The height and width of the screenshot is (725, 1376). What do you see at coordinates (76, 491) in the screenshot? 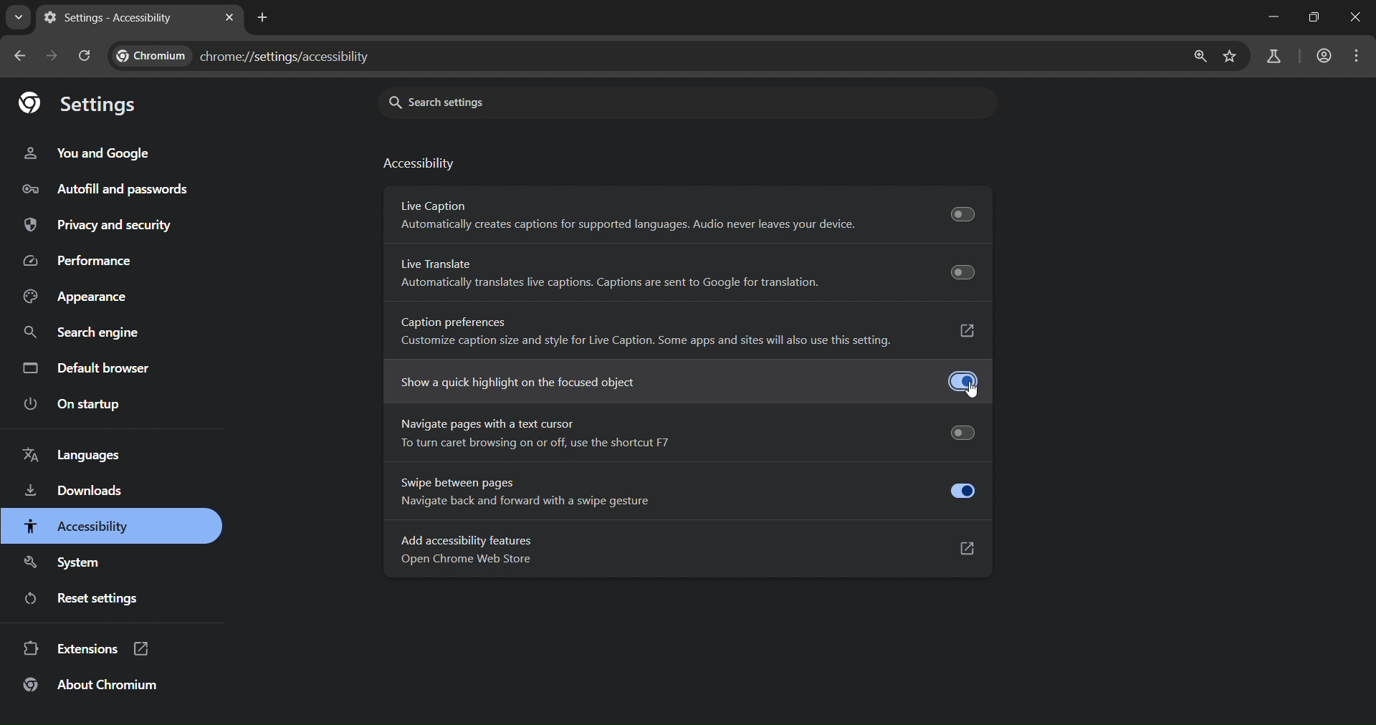
I see `downloads` at bounding box center [76, 491].